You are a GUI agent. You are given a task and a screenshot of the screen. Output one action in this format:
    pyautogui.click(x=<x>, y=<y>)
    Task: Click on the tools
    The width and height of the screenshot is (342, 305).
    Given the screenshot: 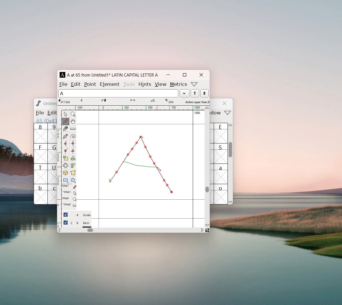 What is the action you would take?
    pyautogui.click(x=129, y=84)
    